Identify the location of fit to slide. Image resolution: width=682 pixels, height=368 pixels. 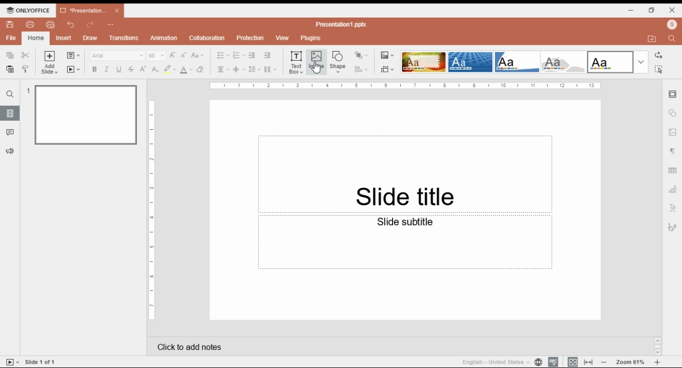
(572, 362).